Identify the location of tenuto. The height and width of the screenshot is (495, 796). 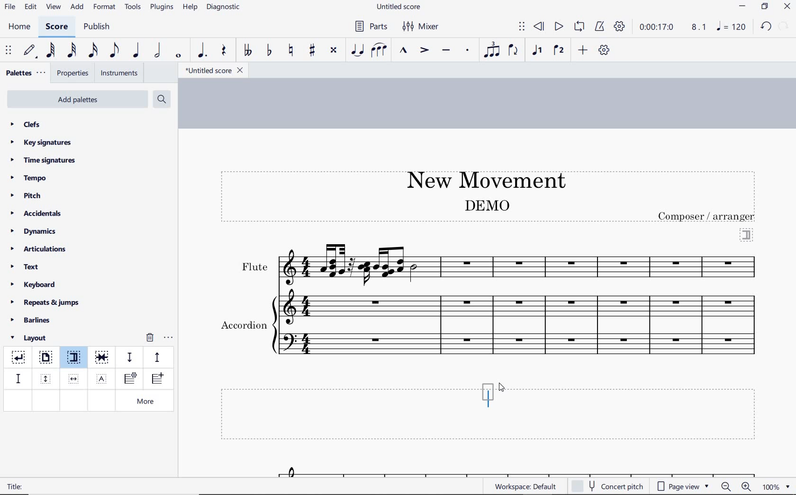
(445, 51).